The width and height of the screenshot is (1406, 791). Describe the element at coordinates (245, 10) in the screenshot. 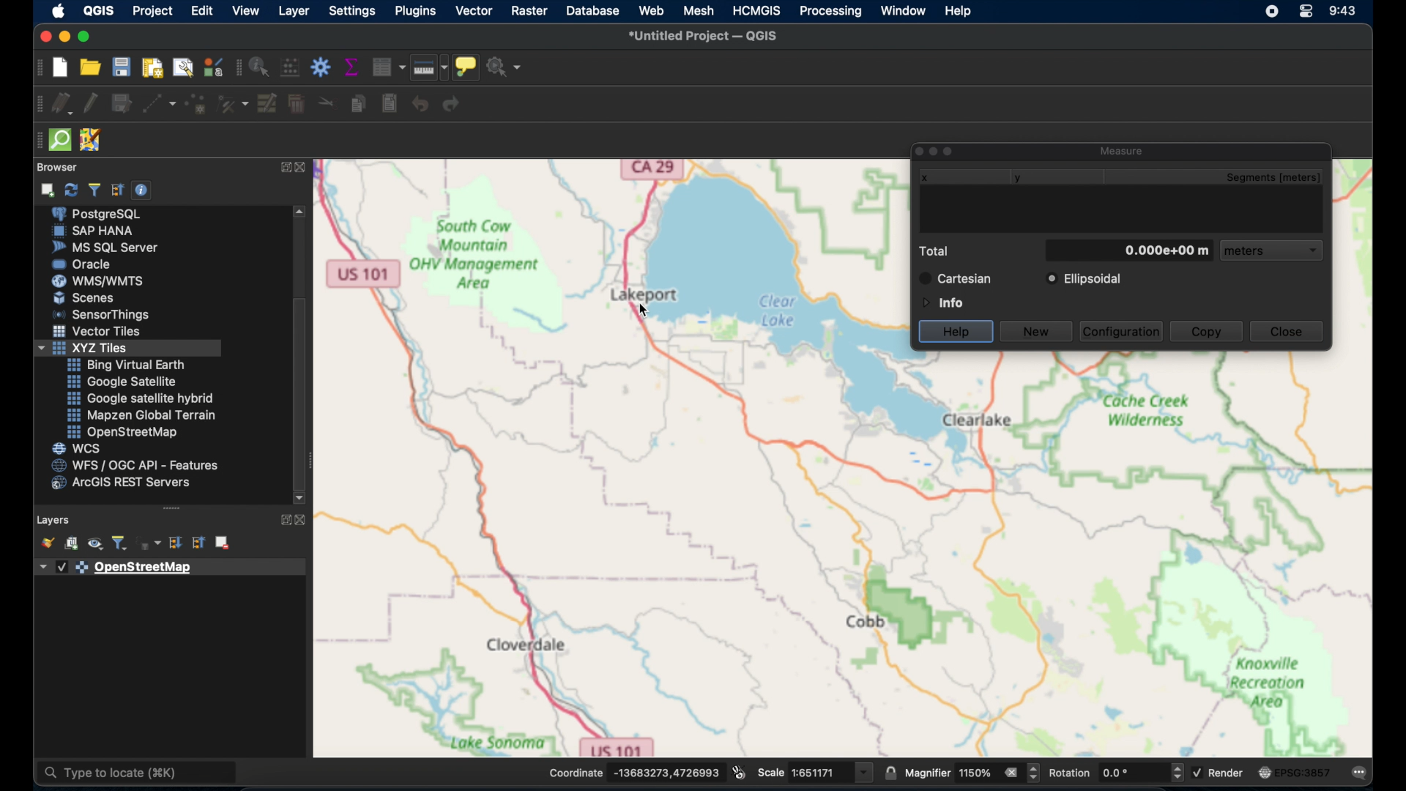

I see `view` at that location.